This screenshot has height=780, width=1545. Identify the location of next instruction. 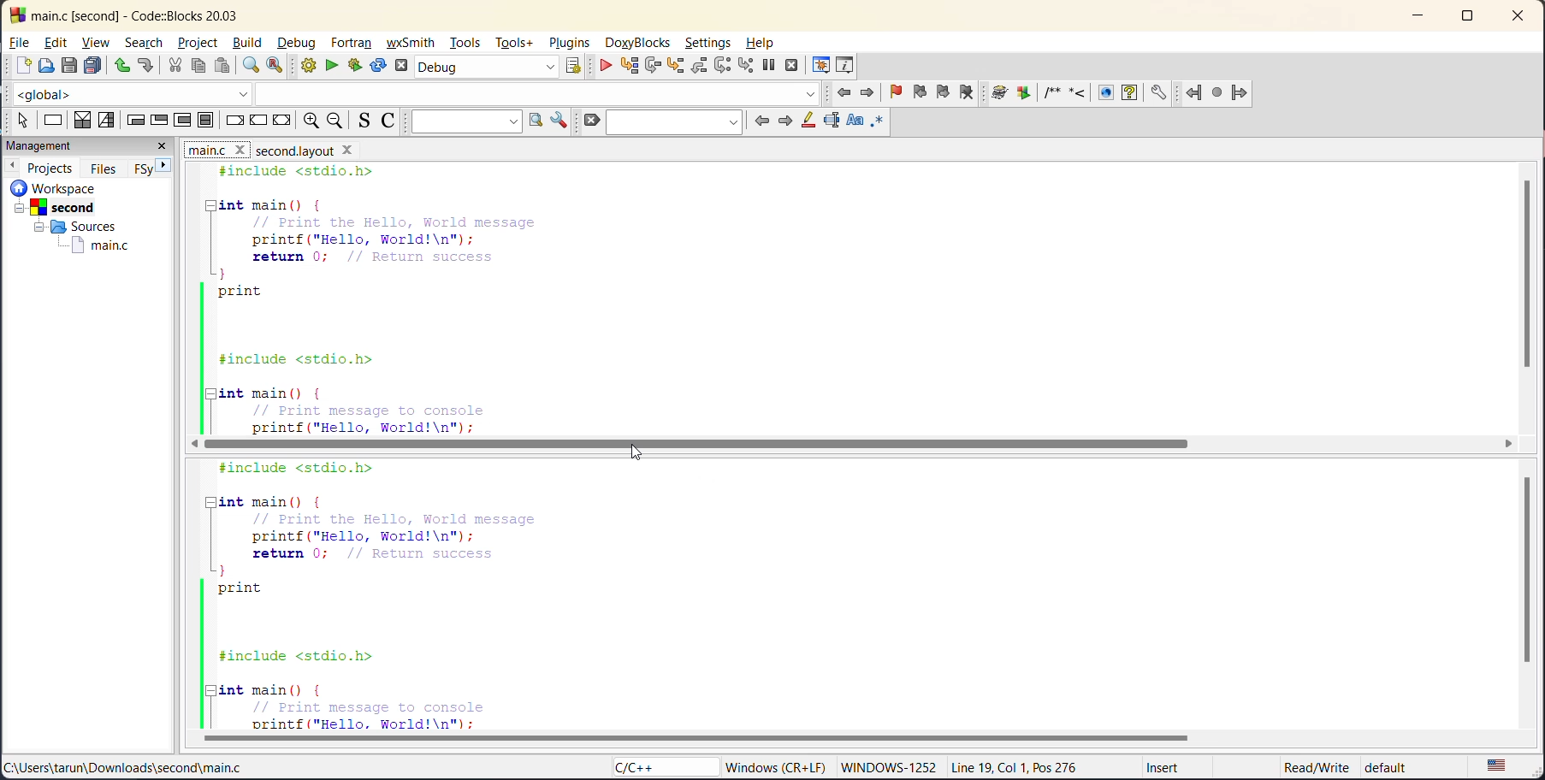
(721, 66).